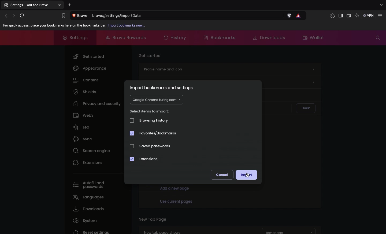  I want to click on Sync, so click(84, 138).